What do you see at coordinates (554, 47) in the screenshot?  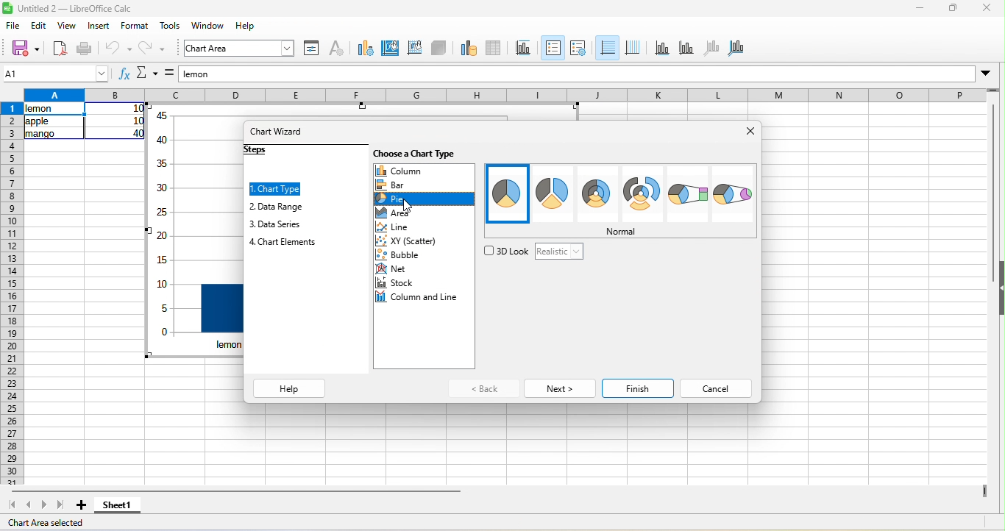 I see `legend on off` at bounding box center [554, 47].